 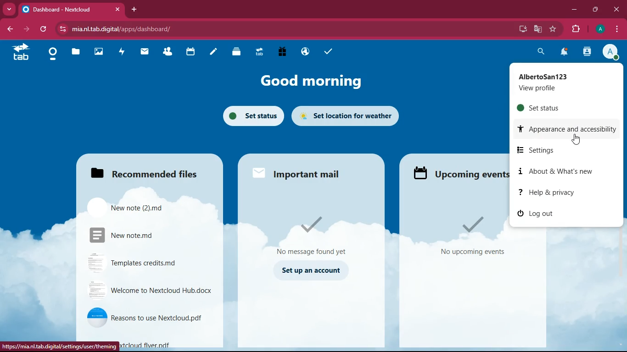 I want to click on file, so click(x=139, y=263).